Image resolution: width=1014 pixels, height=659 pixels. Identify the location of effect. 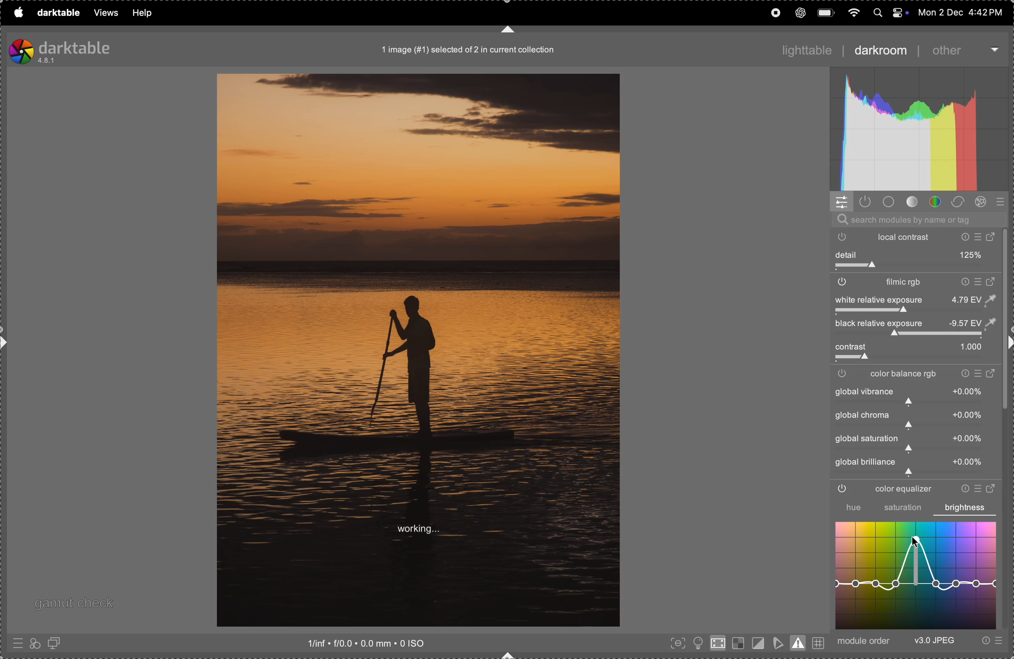
(983, 202).